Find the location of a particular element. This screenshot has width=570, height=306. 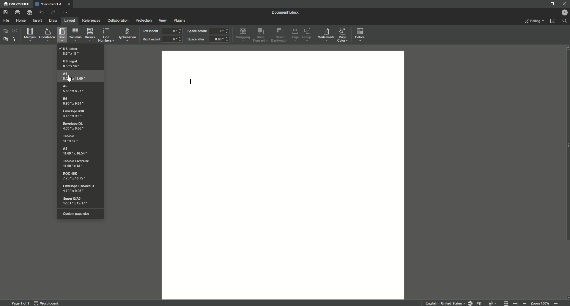

Search is located at coordinates (564, 22).